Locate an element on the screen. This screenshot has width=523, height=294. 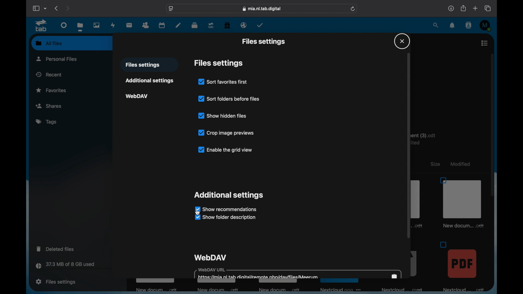
new document is located at coordinates (157, 290).